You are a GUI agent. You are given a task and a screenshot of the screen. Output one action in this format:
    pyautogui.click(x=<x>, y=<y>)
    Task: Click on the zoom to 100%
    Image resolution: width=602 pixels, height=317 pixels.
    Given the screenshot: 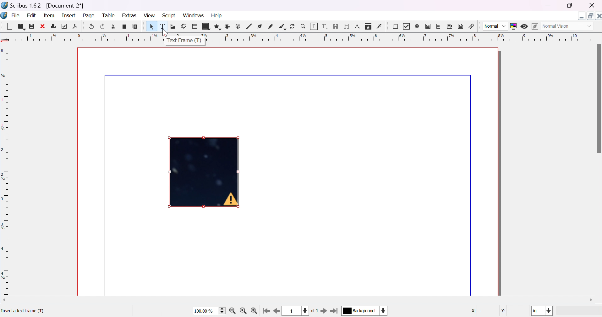 What is the action you would take?
    pyautogui.click(x=244, y=311)
    